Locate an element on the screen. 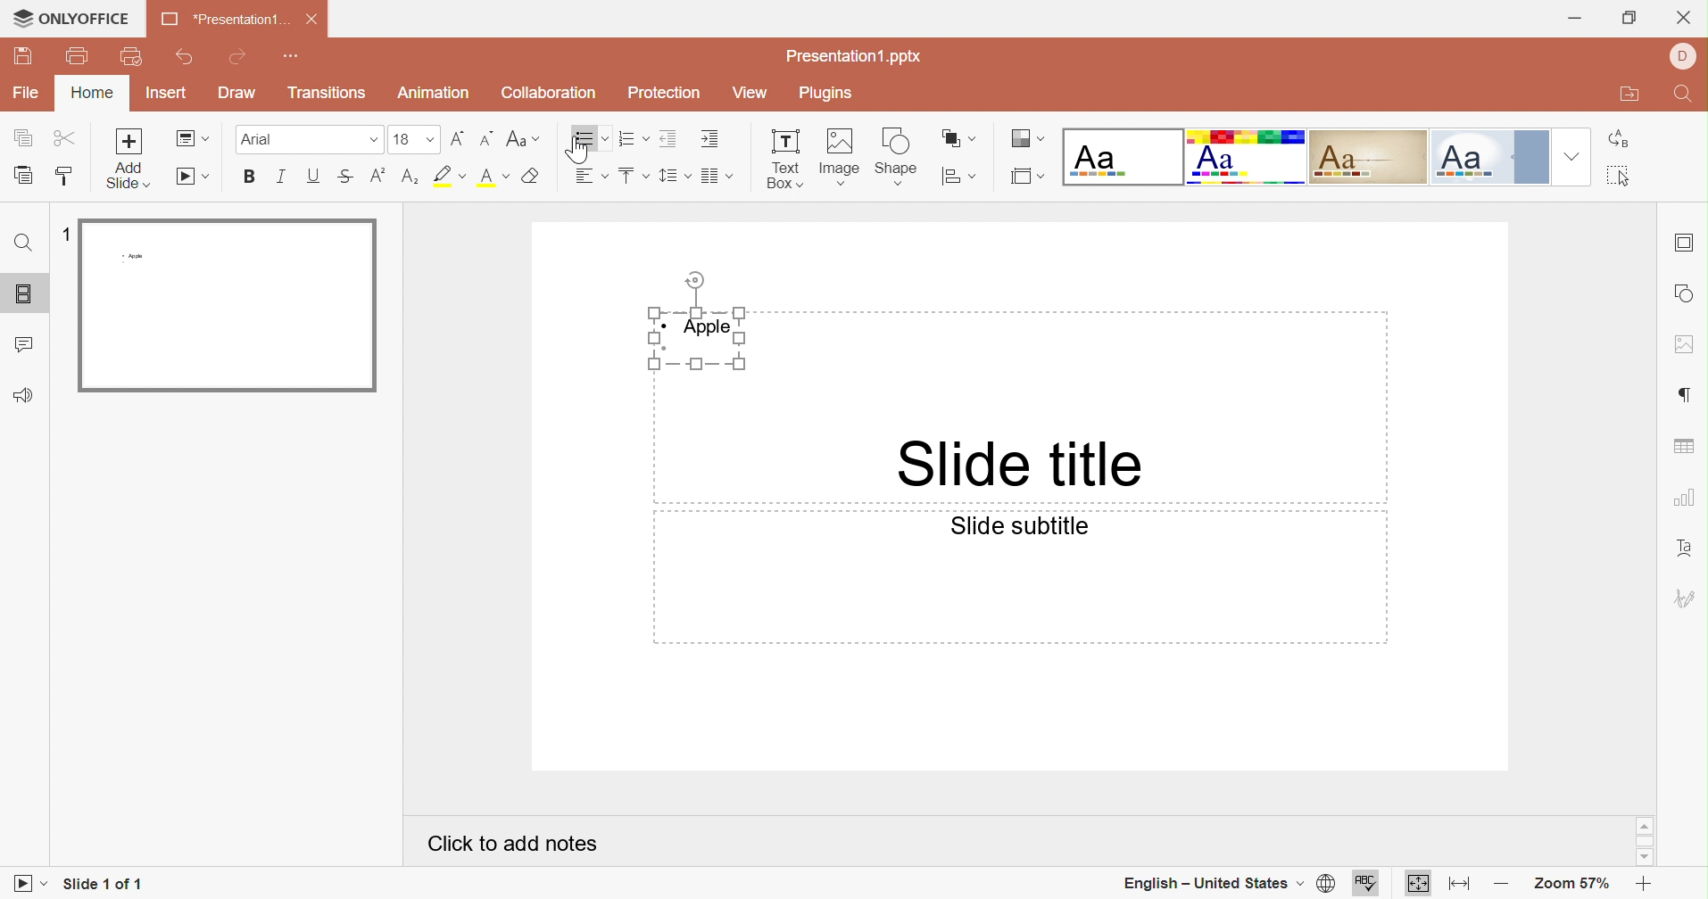 Image resolution: width=1708 pixels, height=899 pixels. Image is located at coordinates (842, 156).